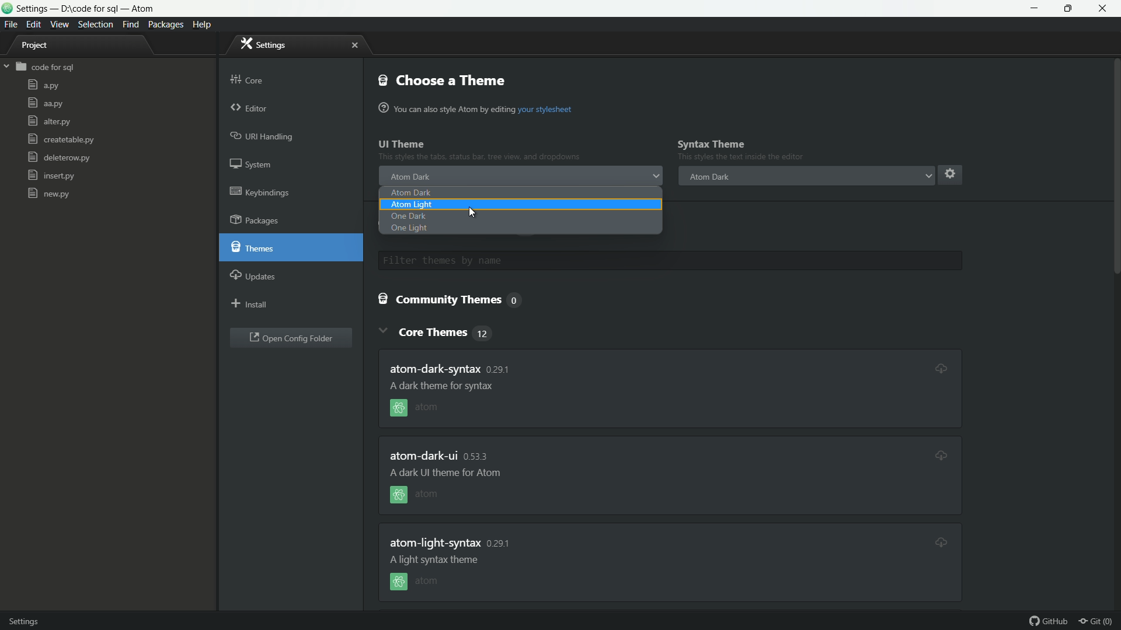  I want to click on one dark, so click(408, 217).